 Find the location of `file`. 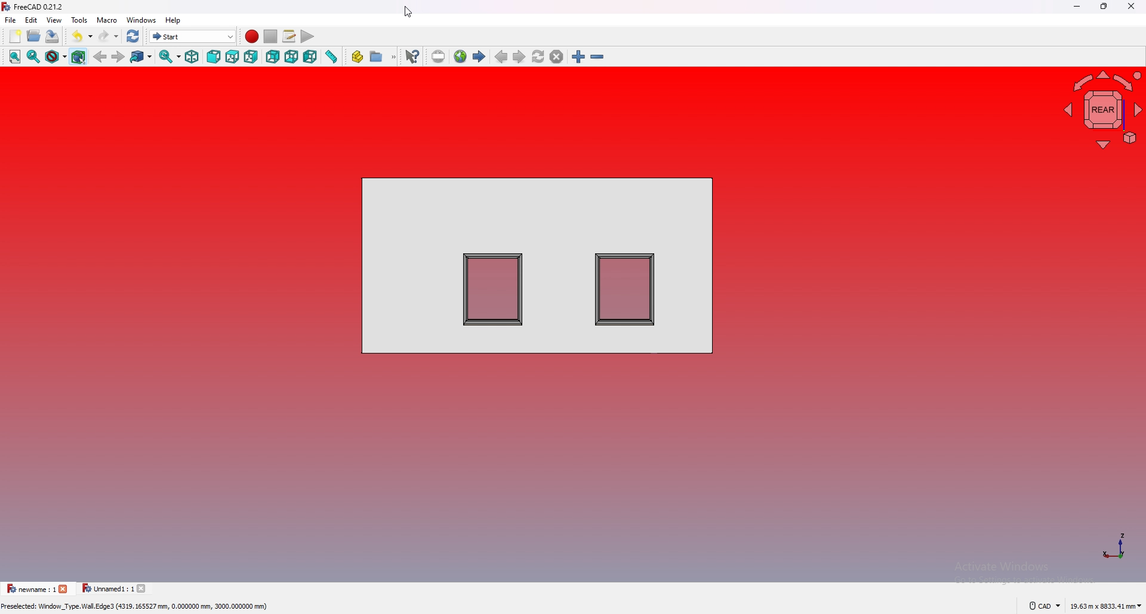

file is located at coordinates (11, 20).